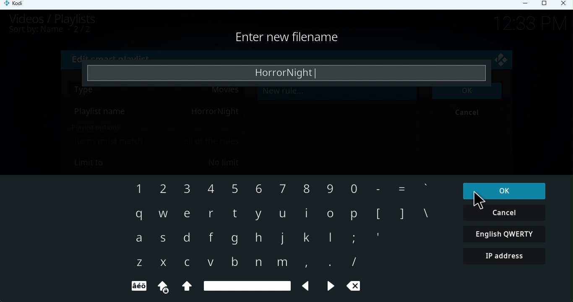 This screenshot has height=302, width=573. Describe the element at coordinates (479, 200) in the screenshot. I see `Cursor` at that location.